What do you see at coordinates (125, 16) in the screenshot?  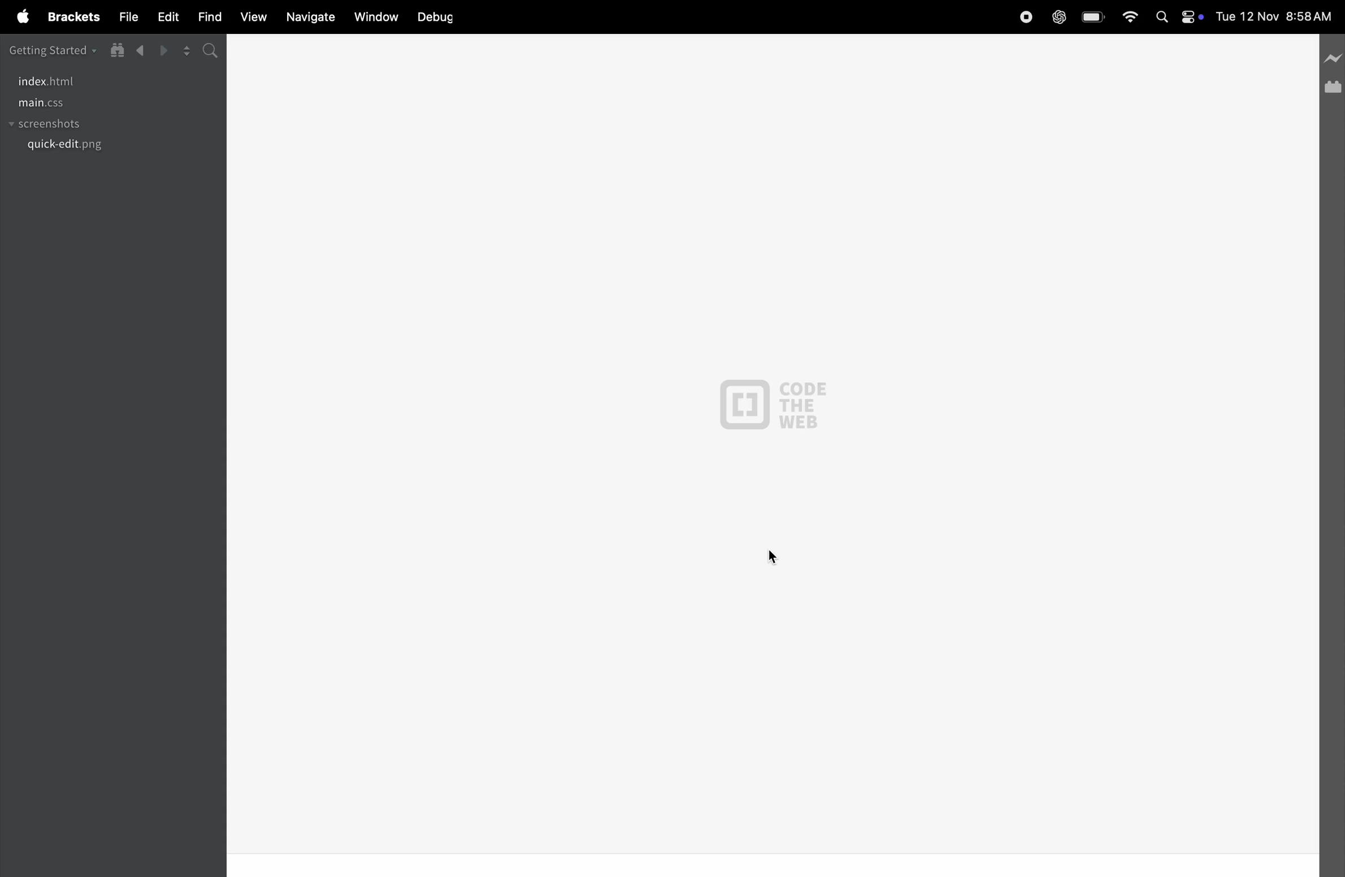 I see `file` at bounding box center [125, 16].